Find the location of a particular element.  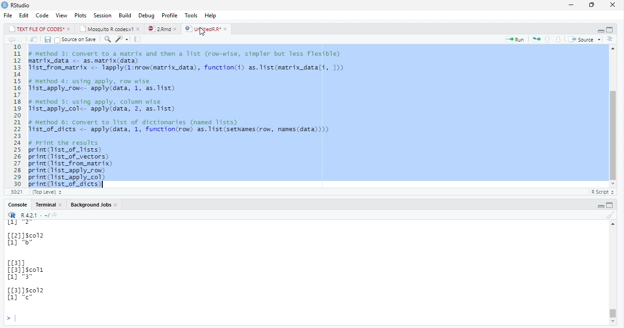

Tools is located at coordinates (192, 15).